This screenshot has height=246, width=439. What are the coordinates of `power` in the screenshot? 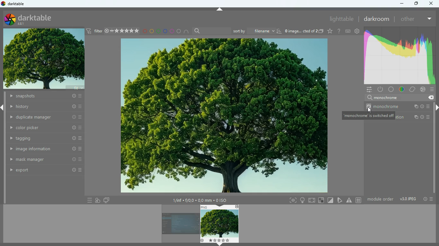 It's located at (380, 89).